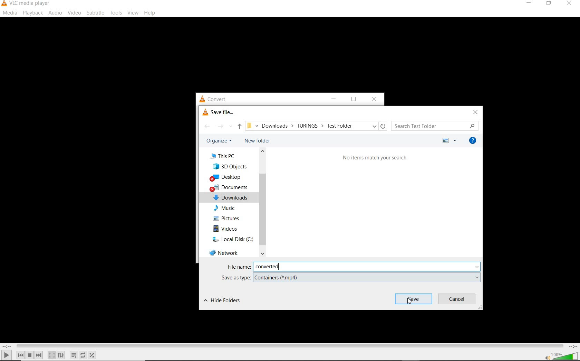 This screenshot has width=580, height=361. I want to click on audio, so click(56, 13).